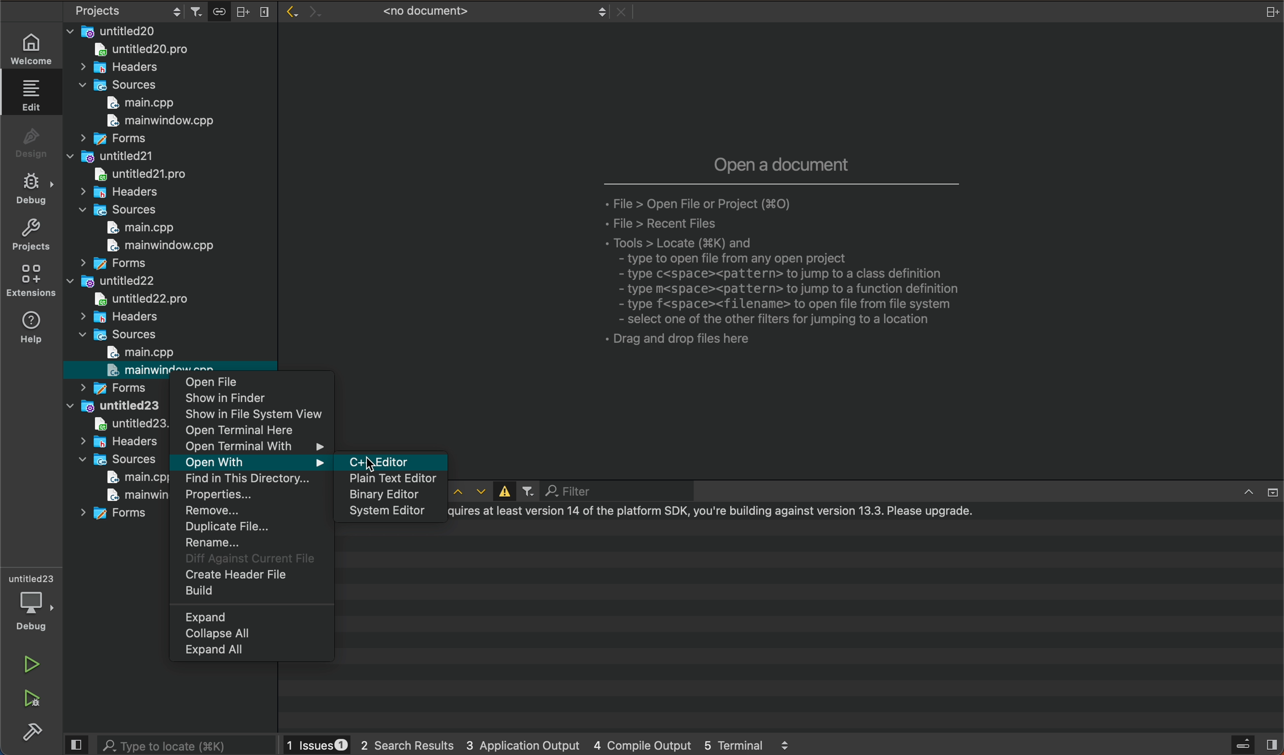 The height and width of the screenshot is (755, 1284). What do you see at coordinates (243, 10) in the screenshot?
I see `split editor horizontally` at bounding box center [243, 10].